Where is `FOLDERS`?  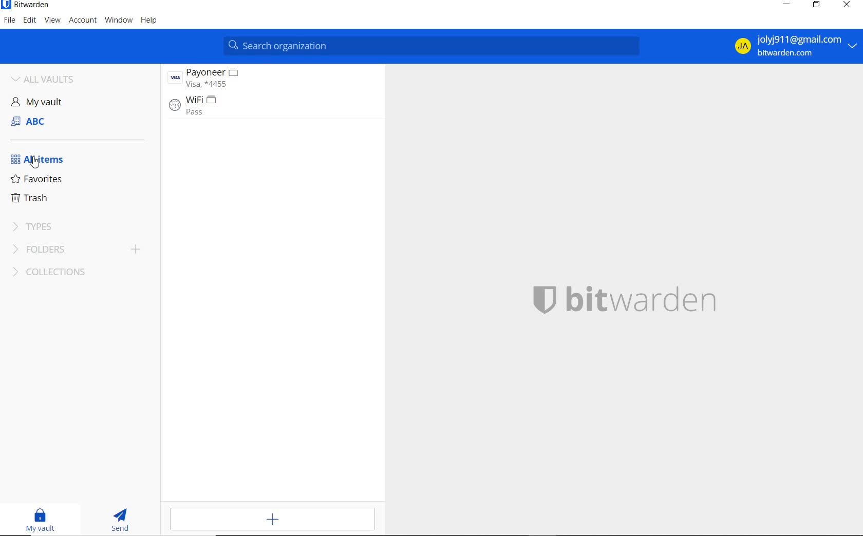
FOLDERS is located at coordinates (61, 251).